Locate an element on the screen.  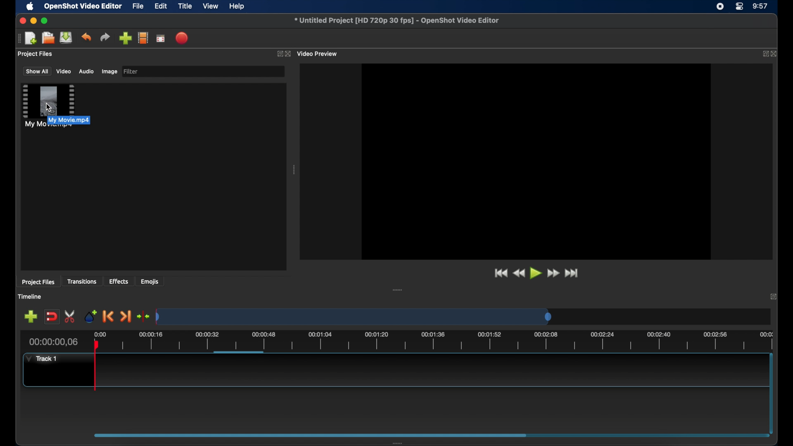
center the playhead on the timeline is located at coordinates (143, 316).